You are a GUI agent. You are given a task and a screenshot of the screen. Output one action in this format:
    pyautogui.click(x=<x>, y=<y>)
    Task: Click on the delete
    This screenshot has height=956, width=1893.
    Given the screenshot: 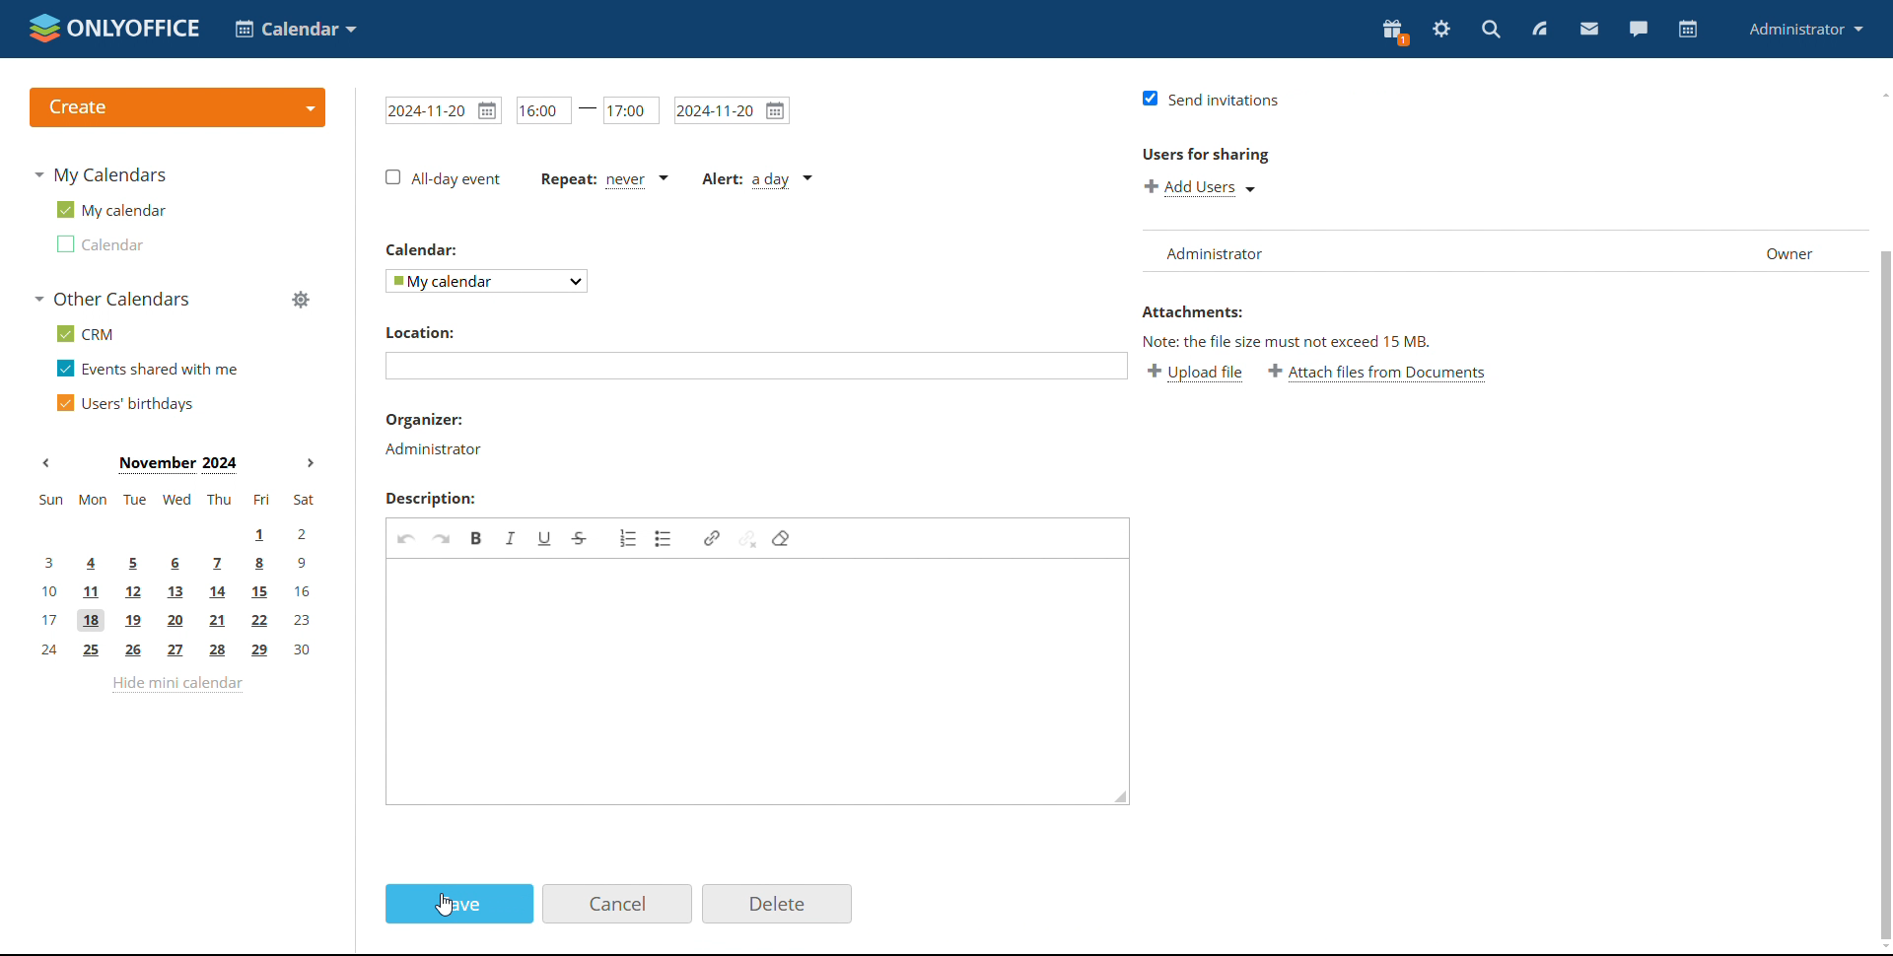 What is the action you would take?
    pyautogui.click(x=777, y=905)
    